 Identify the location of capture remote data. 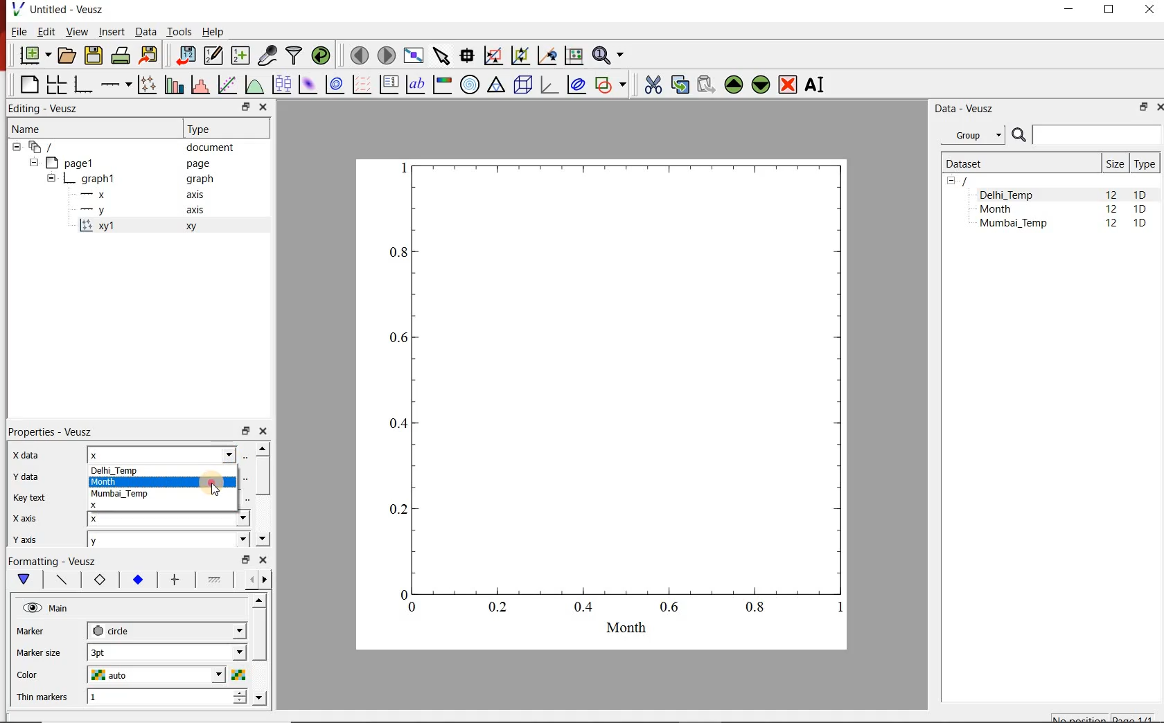
(268, 55).